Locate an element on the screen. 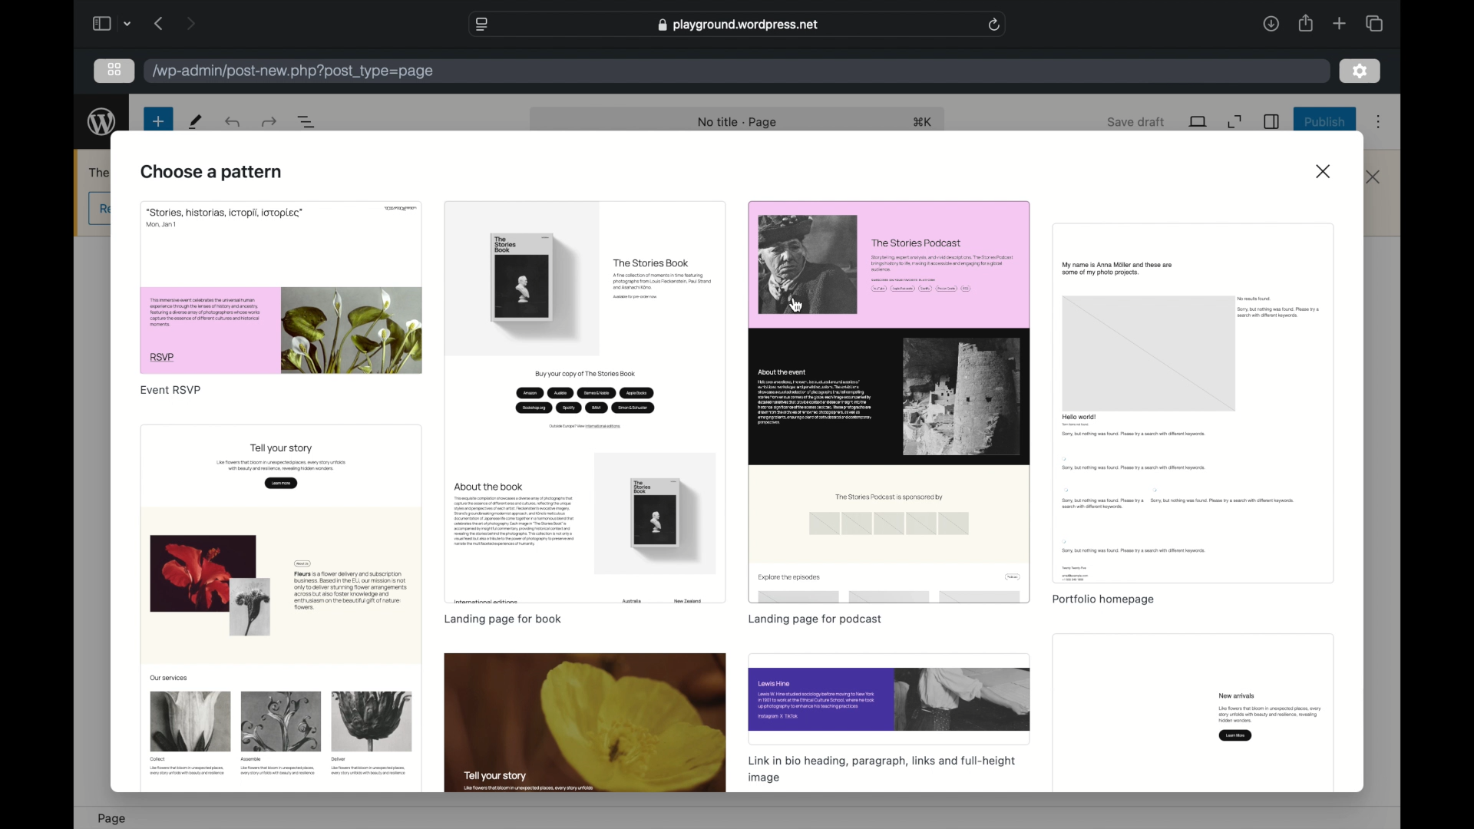 The width and height of the screenshot is (1474, 829). refresh is located at coordinates (995, 25).